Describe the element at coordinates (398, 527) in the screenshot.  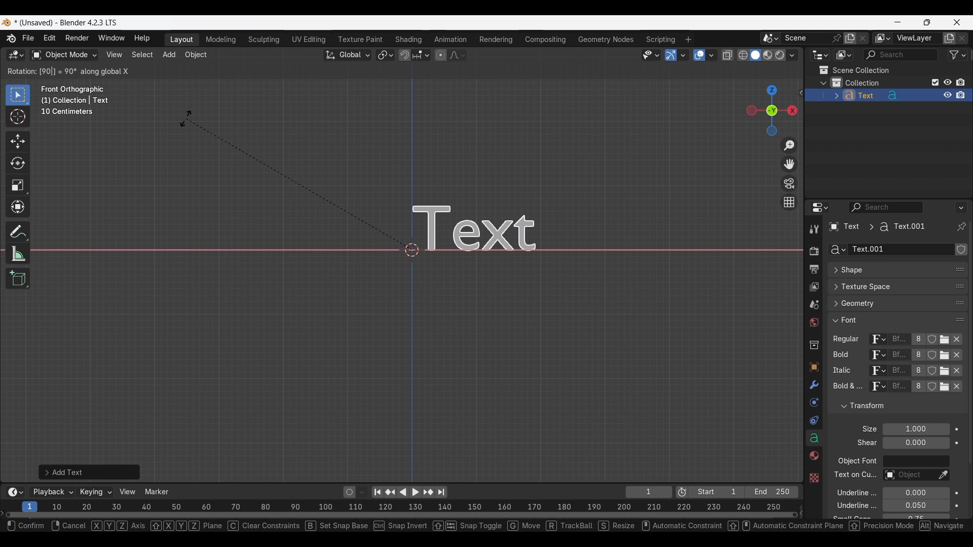
I see `snap` at that location.